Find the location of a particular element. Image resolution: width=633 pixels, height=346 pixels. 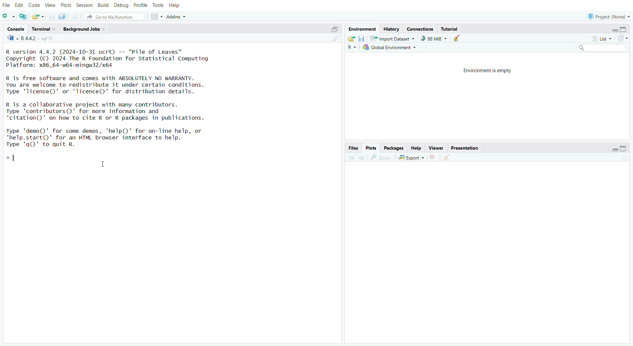

create a project is located at coordinates (23, 16).